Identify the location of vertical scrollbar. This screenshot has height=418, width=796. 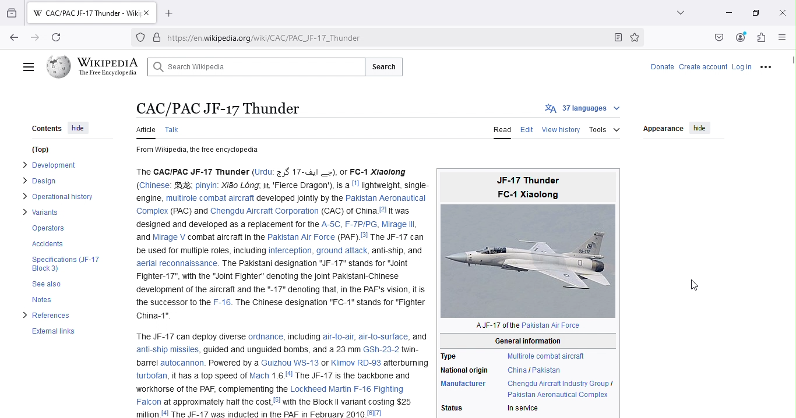
(791, 62).